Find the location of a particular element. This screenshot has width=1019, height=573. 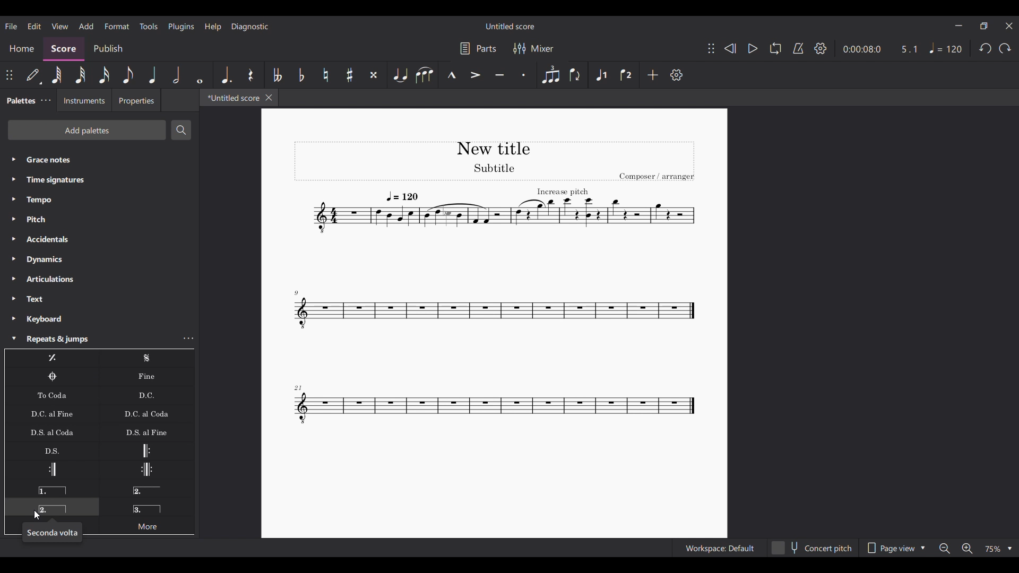

Concert pitch toggle is located at coordinates (813, 548).